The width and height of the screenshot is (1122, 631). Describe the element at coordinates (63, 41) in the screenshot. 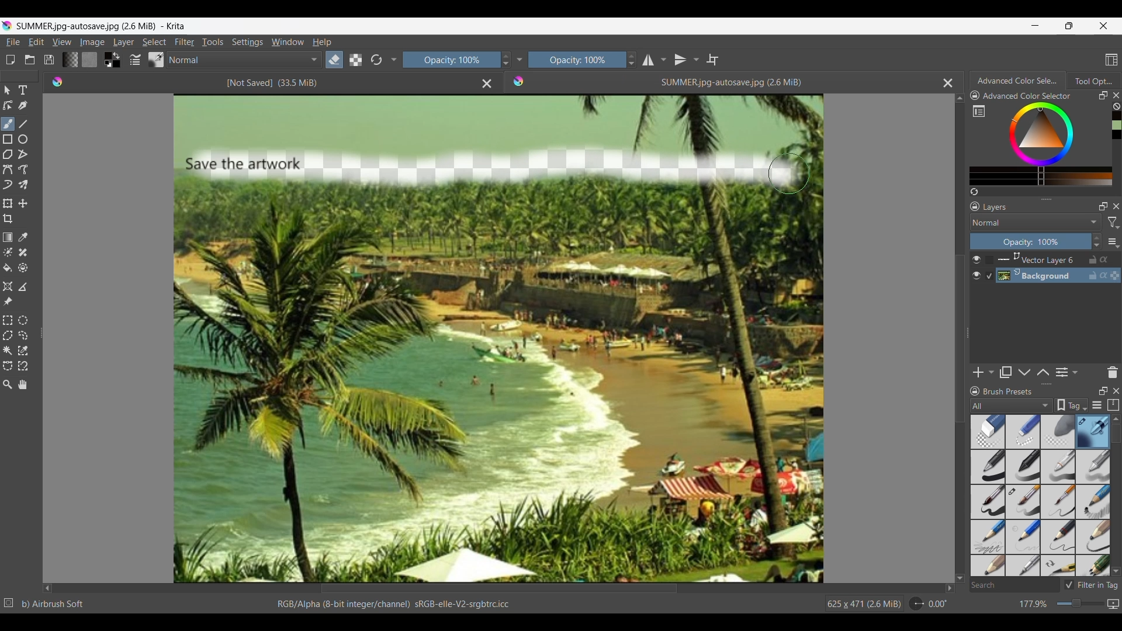

I see `View` at that location.